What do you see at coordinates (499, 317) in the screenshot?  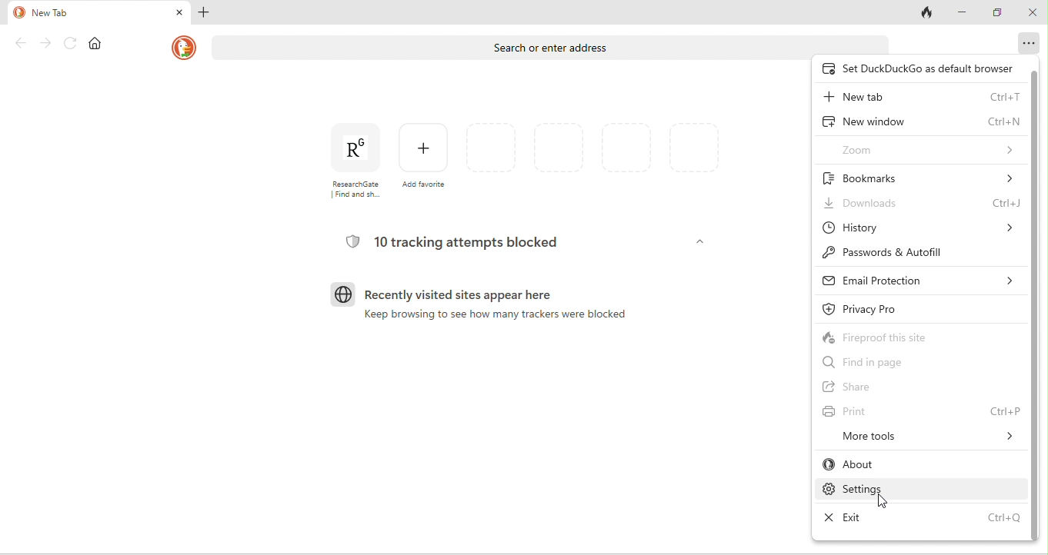 I see `keep browsing to see how many trackers were blocked` at bounding box center [499, 317].